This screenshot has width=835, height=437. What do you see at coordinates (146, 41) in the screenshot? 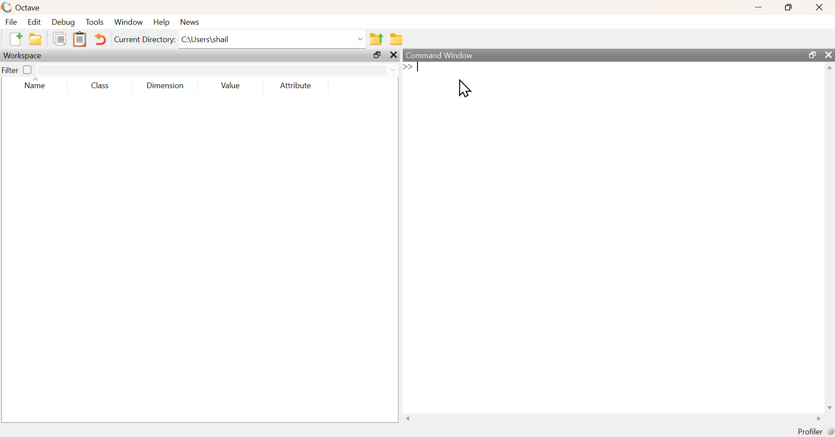
I see `Current Directory:` at bounding box center [146, 41].